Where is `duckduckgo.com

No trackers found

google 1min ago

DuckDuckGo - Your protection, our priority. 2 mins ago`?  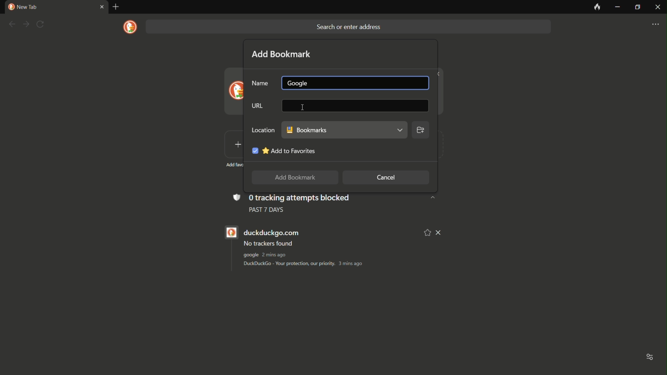
duckduckgo.com

No trackers found

google 1min ago

DuckDuckGo - Your protection, our priority. 2 mins ago is located at coordinates (322, 248).